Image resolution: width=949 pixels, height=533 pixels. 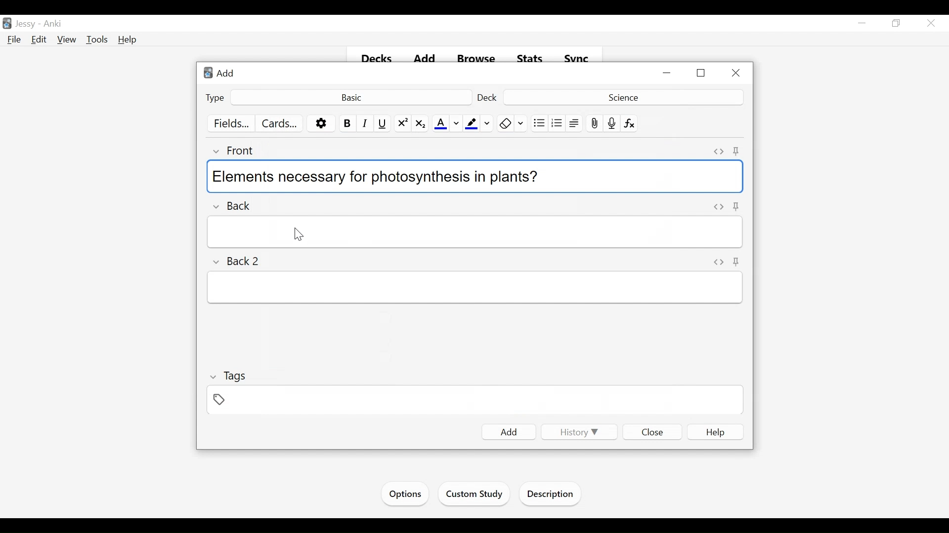 I want to click on Toggle Sticky, so click(x=736, y=151).